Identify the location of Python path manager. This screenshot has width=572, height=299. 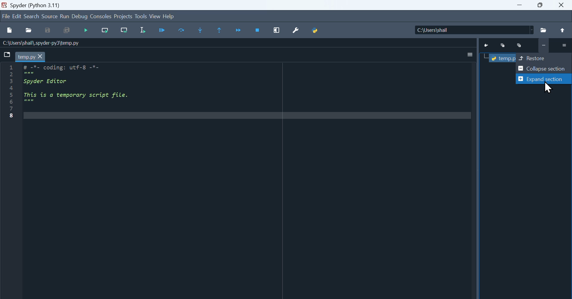
(315, 31).